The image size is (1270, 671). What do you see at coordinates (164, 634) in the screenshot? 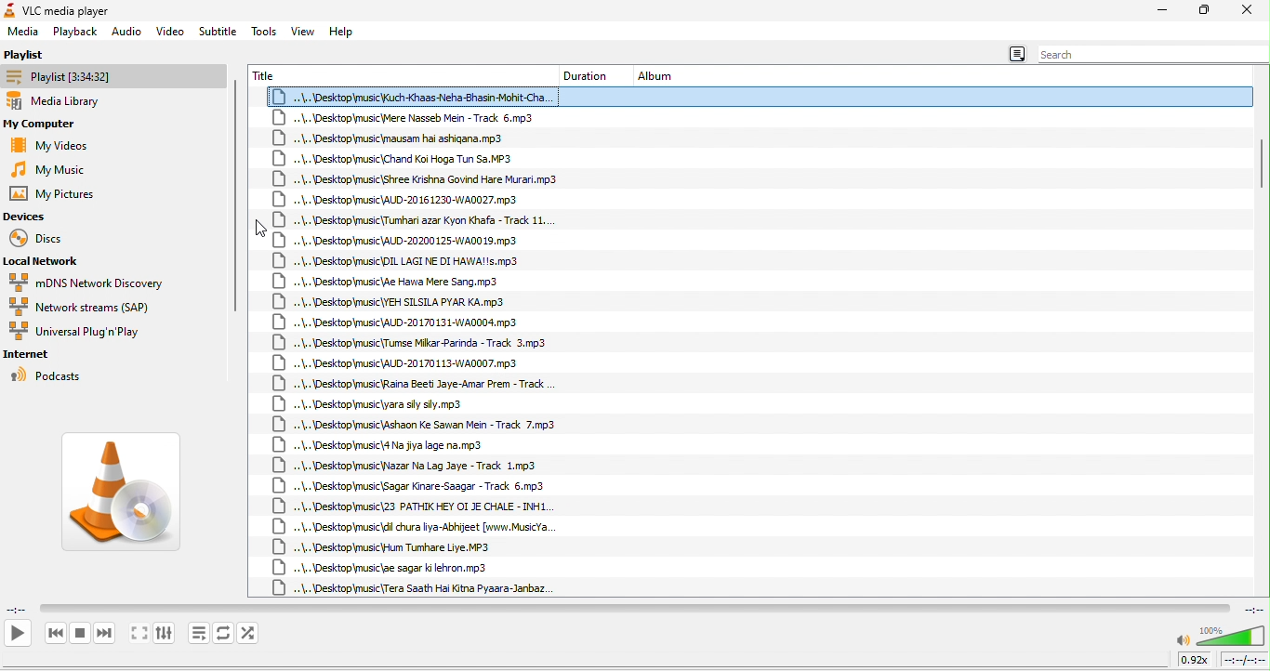
I see `show extended settings` at bounding box center [164, 634].